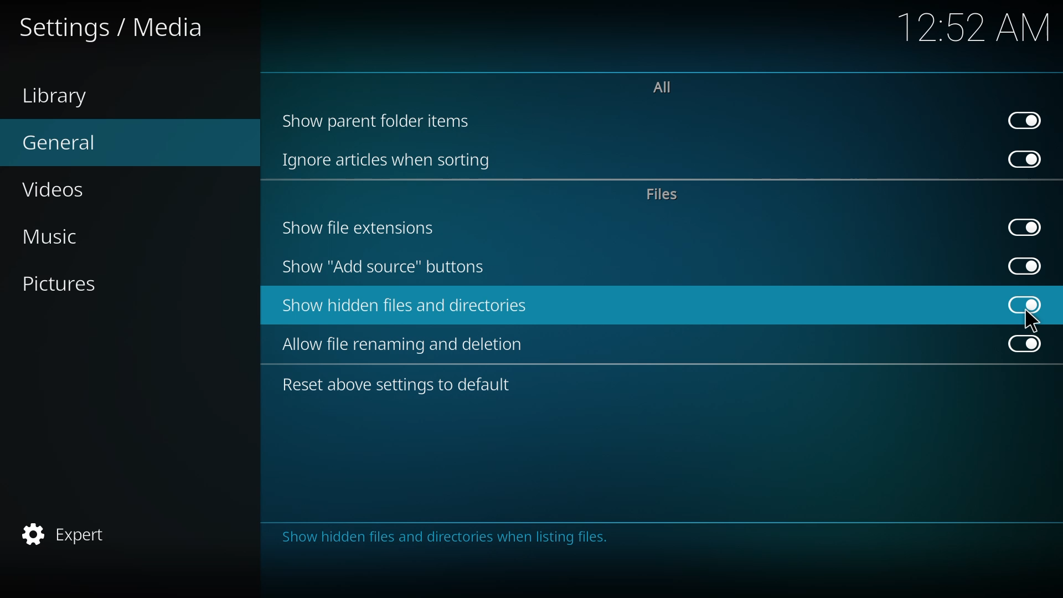  What do you see at coordinates (1024, 266) in the screenshot?
I see `enabled` at bounding box center [1024, 266].